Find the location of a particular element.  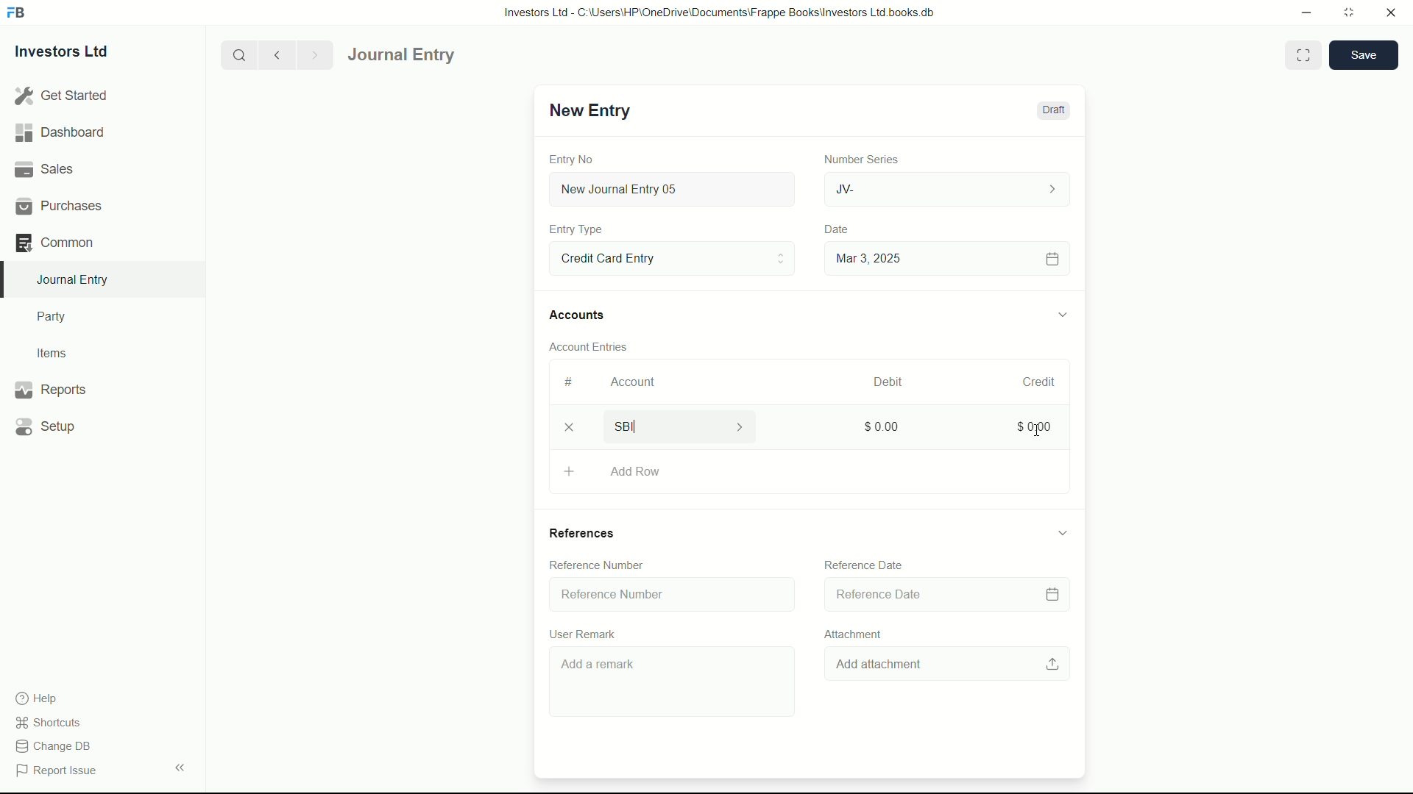

minimize is located at coordinates (1303, 11).